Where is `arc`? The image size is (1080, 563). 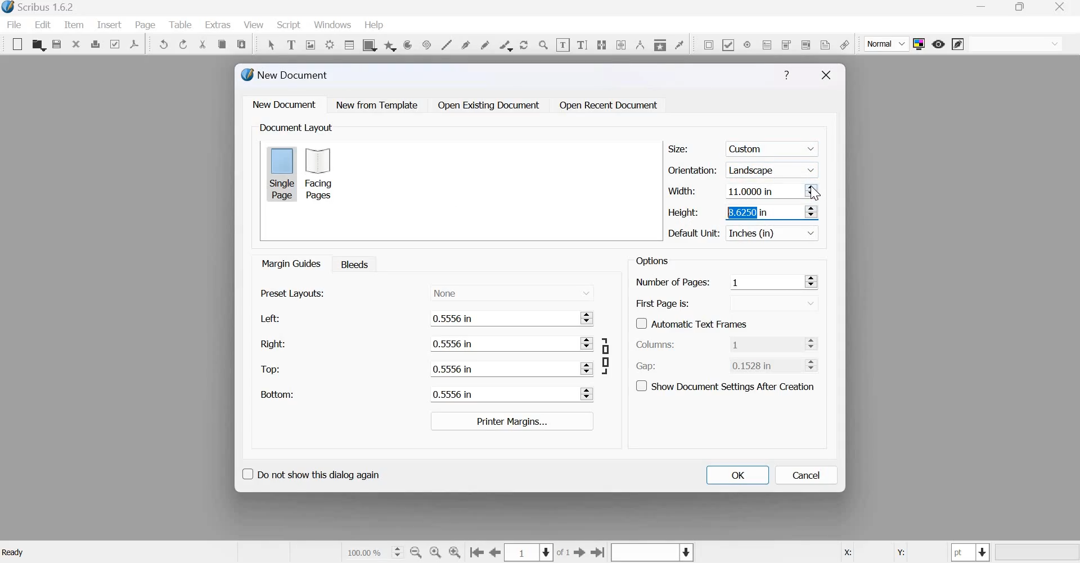 arc is located at coordinates (407, 44).